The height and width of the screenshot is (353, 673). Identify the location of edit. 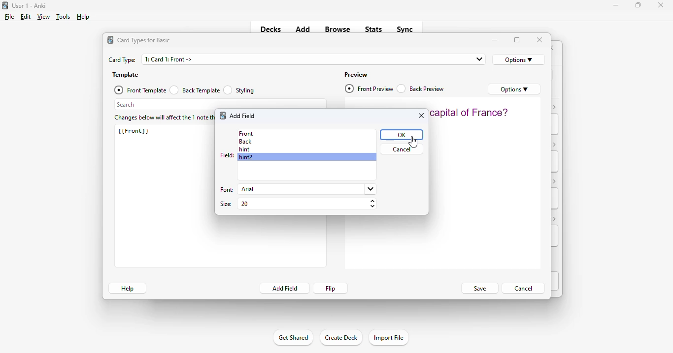
(26, 17).